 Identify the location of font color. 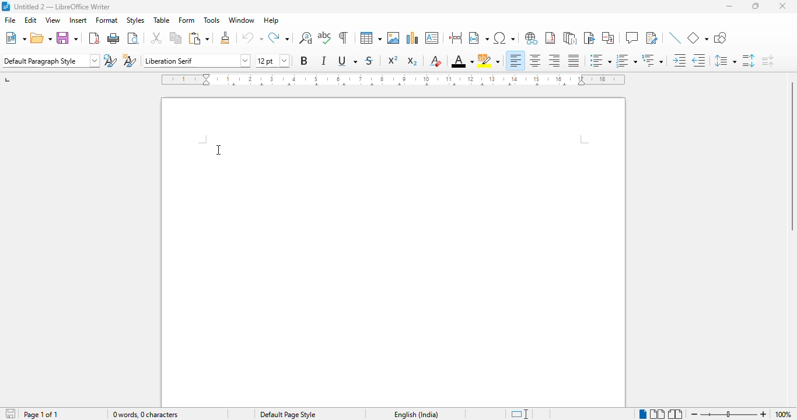
(462, 61).